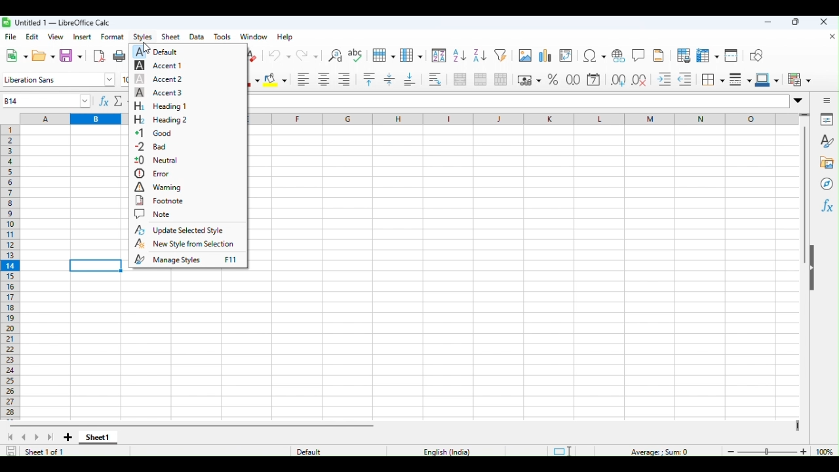 The width and height of the screenshot is (839, 472). I want to click on Sort ascending, so click(458, 56).